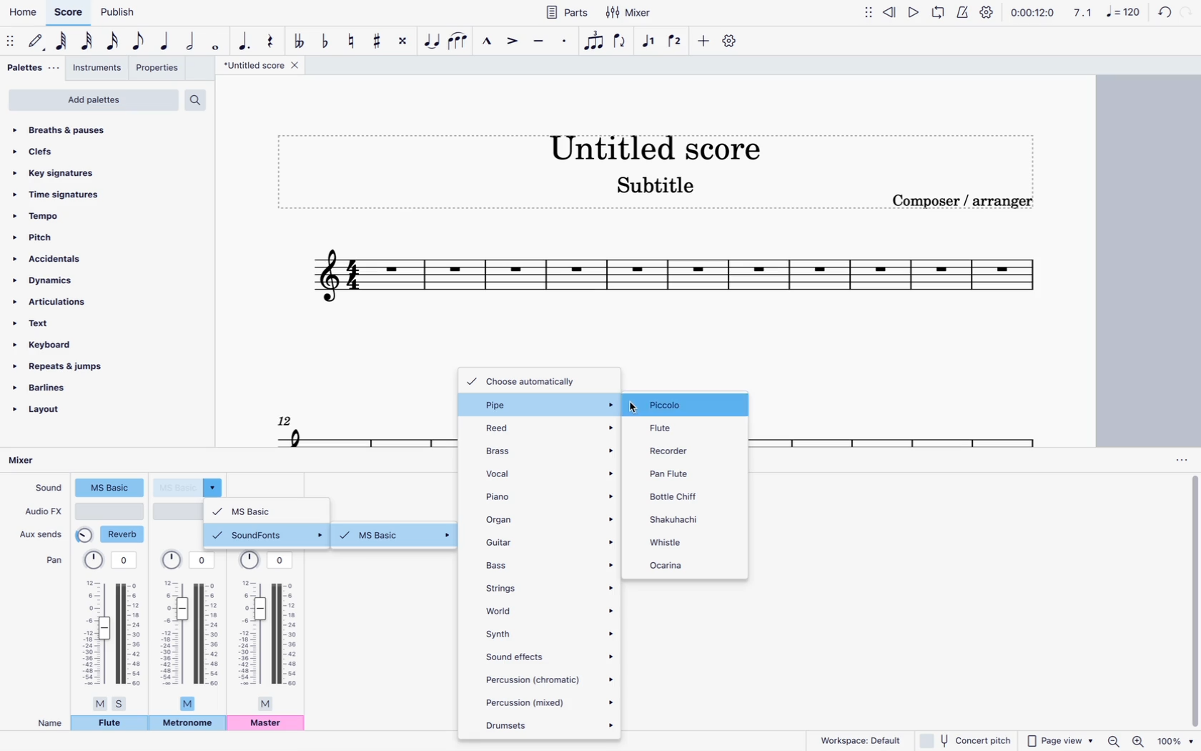  I want to click on time signatures, so click(89, 192).